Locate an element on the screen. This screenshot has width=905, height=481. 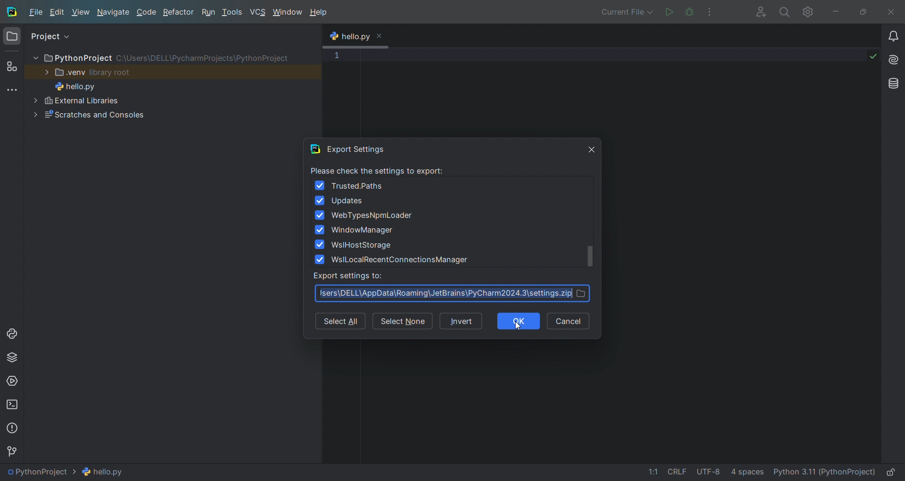
icon is located at coordinates (316, 149).